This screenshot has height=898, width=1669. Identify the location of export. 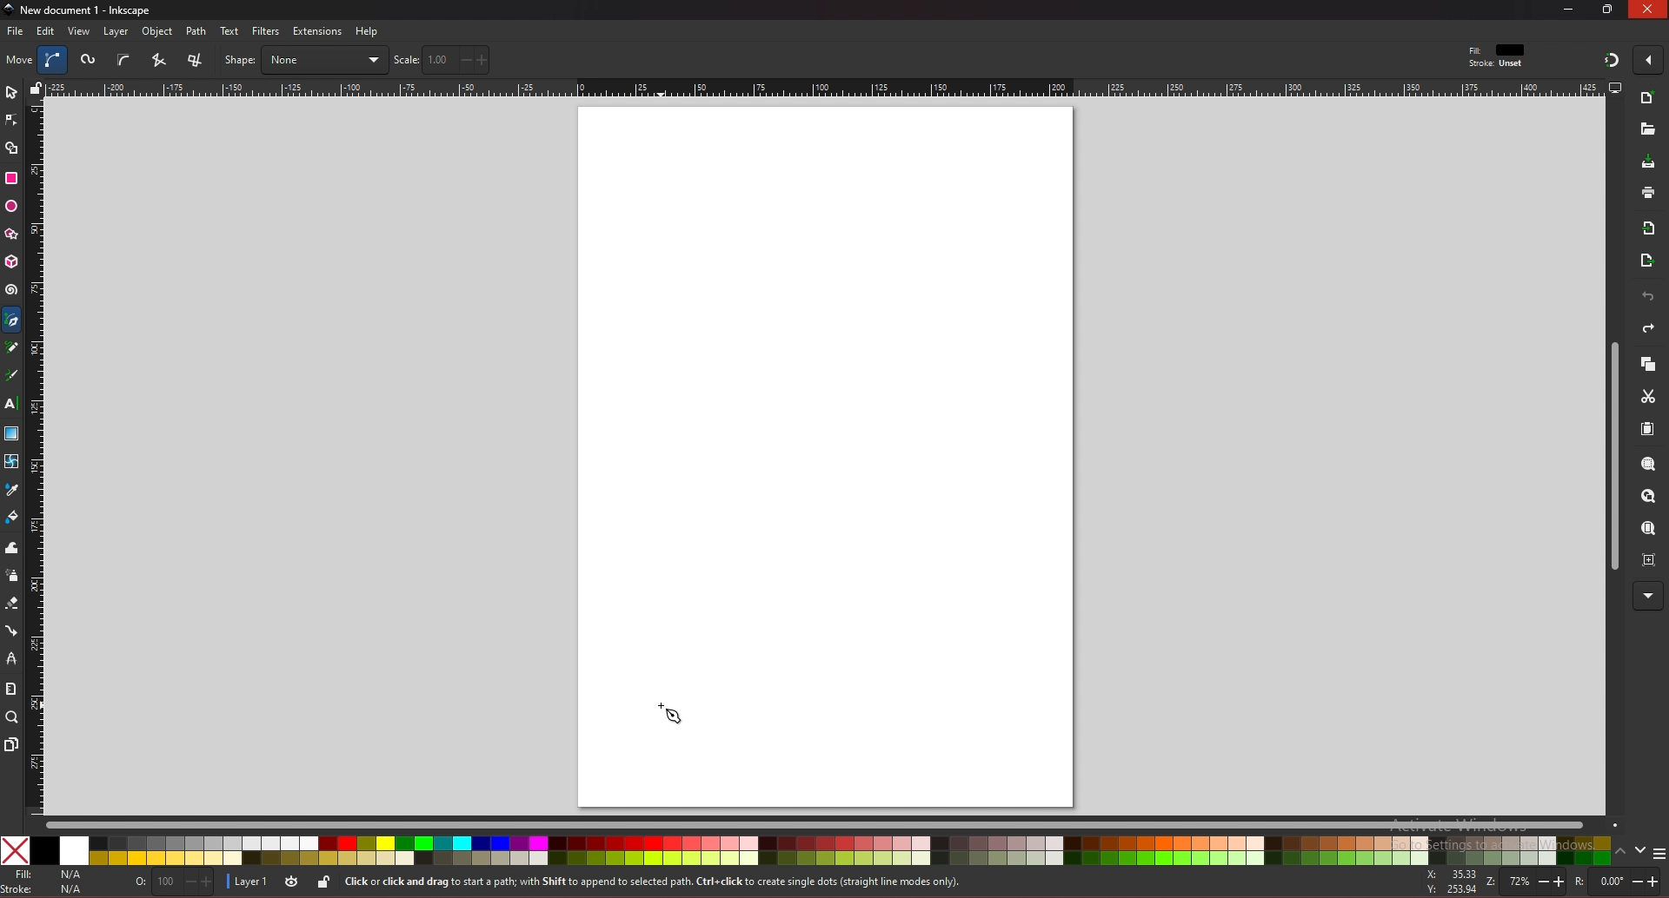
(1647, 261).